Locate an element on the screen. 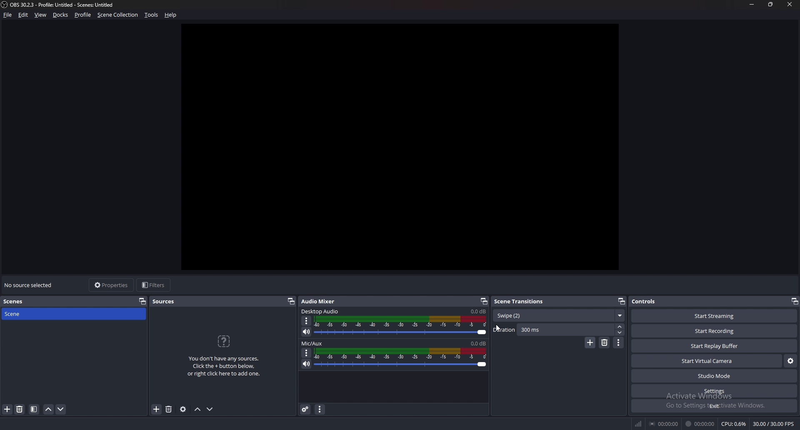 Image resolution: width=800 pixels, height=430 pixels. pop out is located at coordinates (622, 301).